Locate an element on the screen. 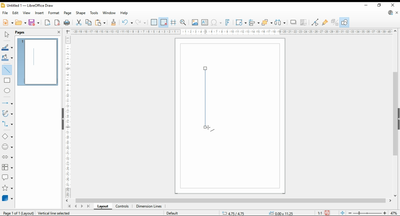 The width and height of the screenshot is (400, 216). crop is located at coordinates (304, 22).